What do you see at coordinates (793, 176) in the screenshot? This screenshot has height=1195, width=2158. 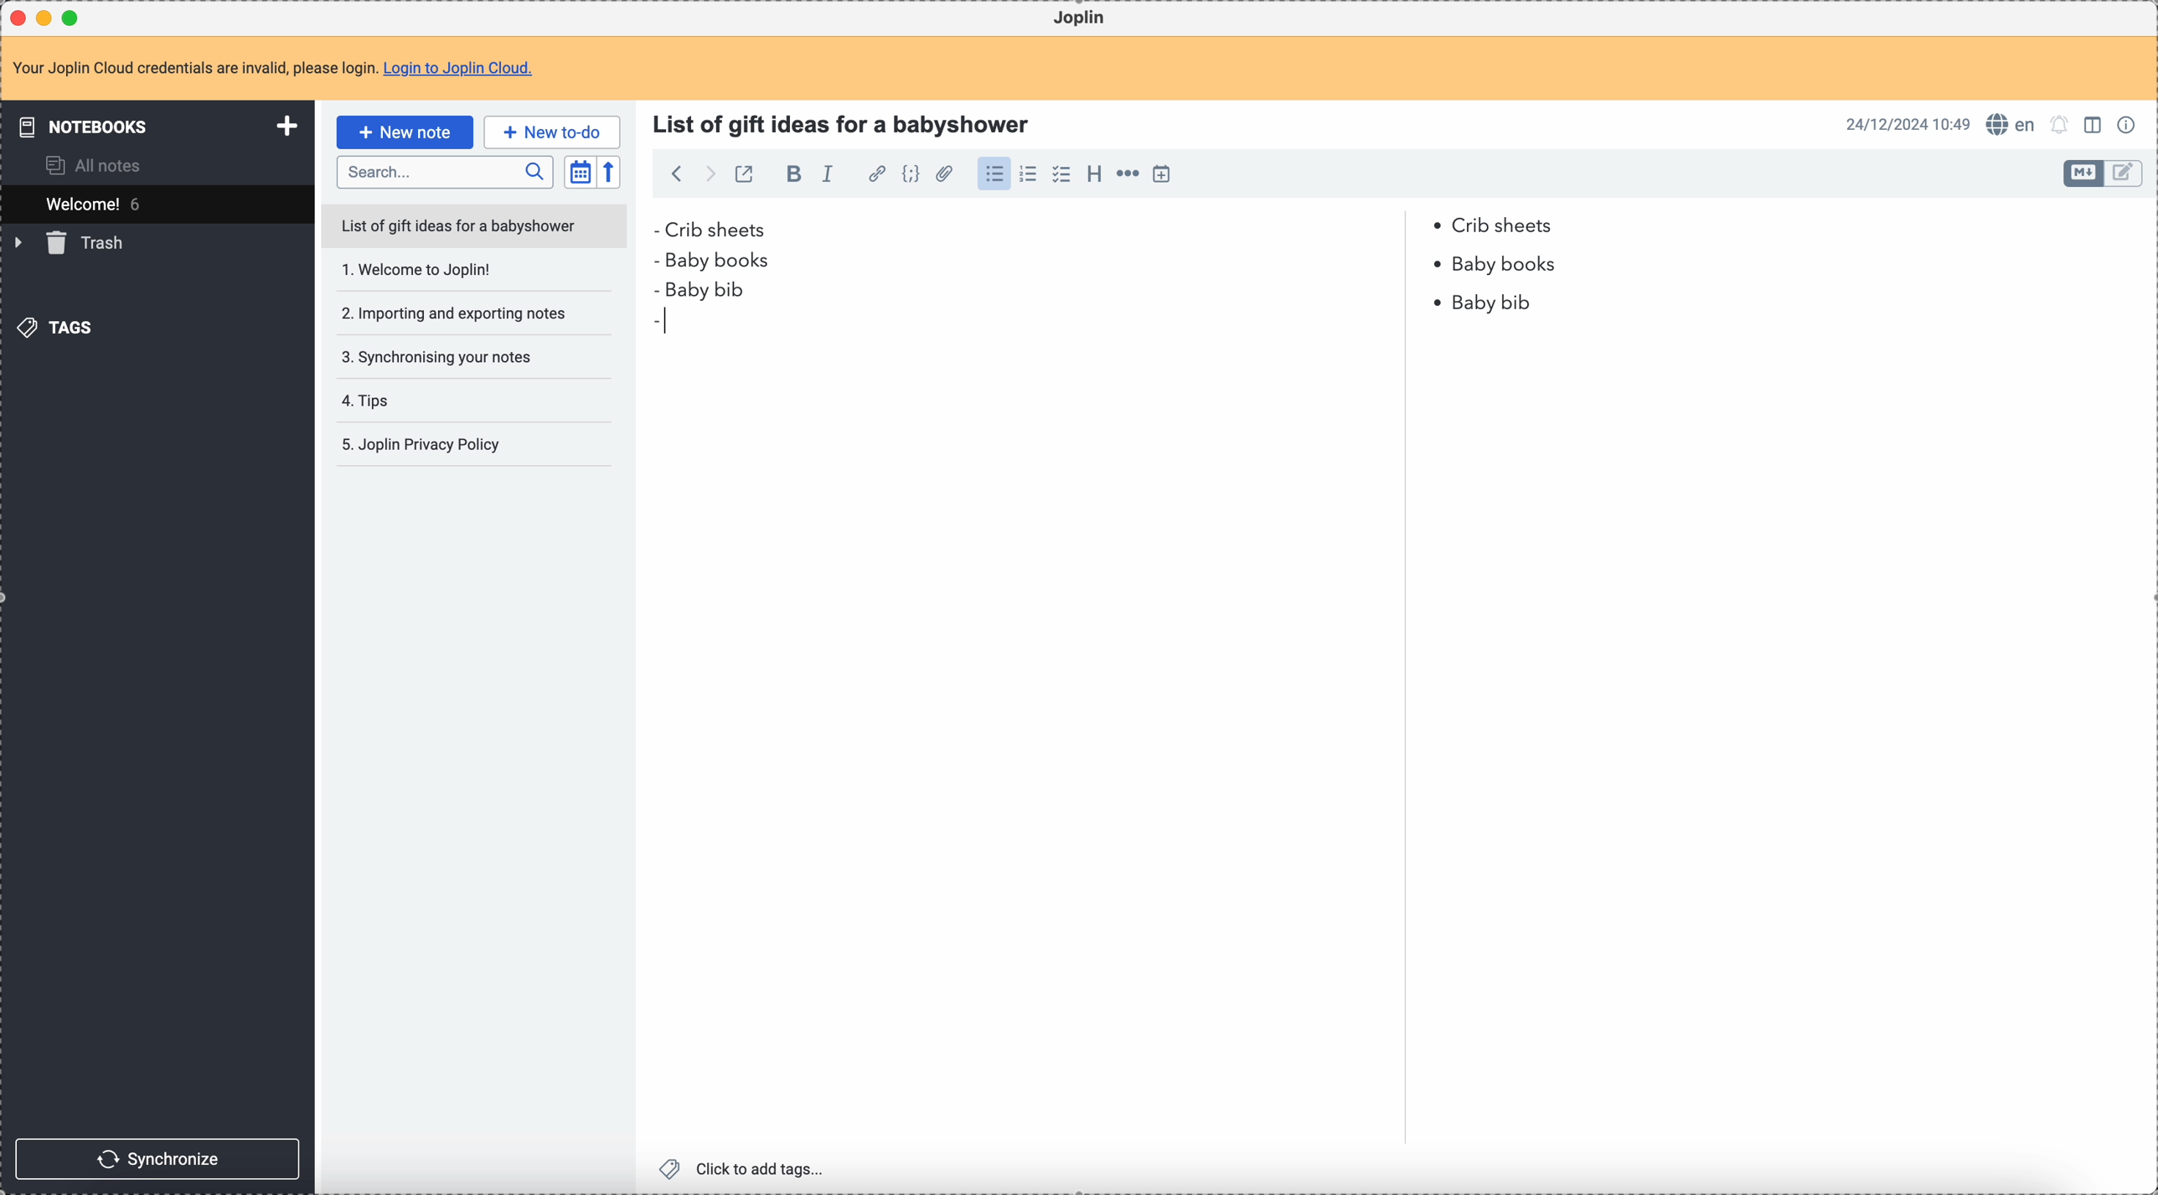 I see `bold` at bounding box center [793, 176].